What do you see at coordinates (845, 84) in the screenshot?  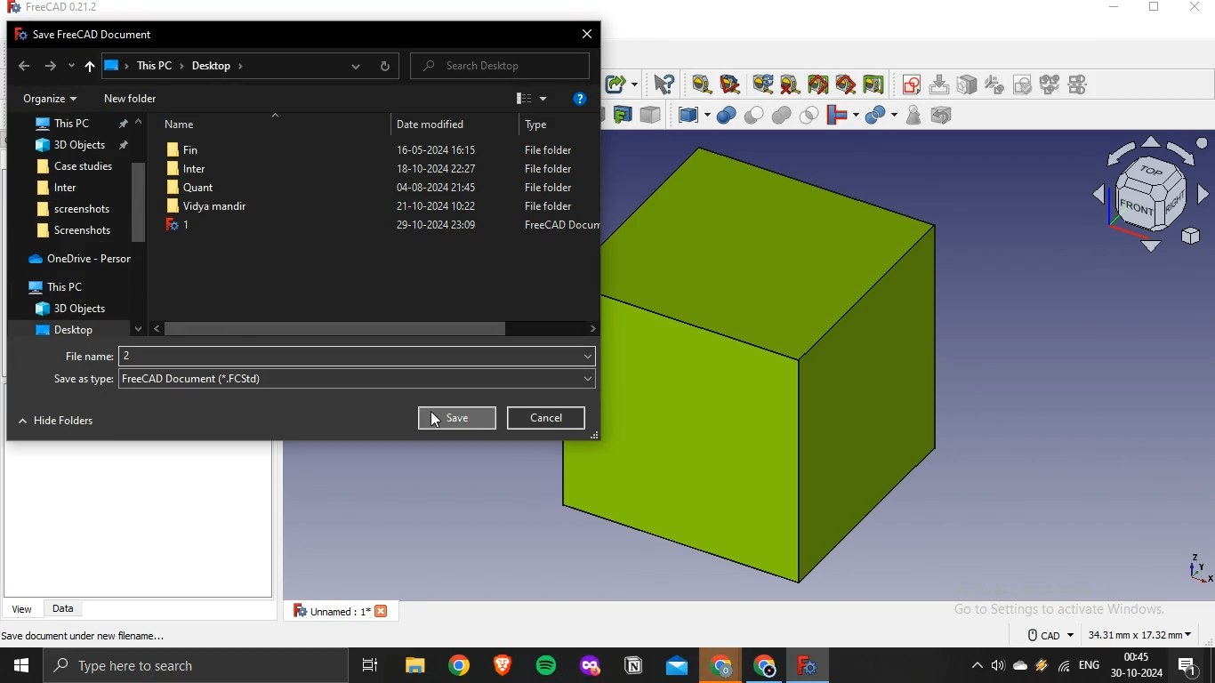 I see `toggle 3d` at bounding box center [845, 84].